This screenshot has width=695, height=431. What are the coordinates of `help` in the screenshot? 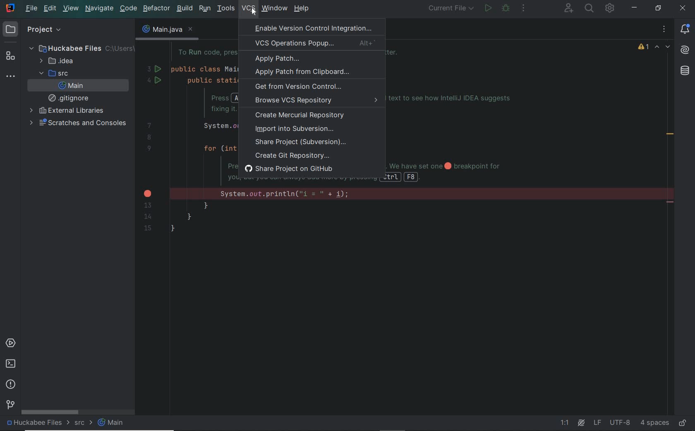 It's located at (302, 9).